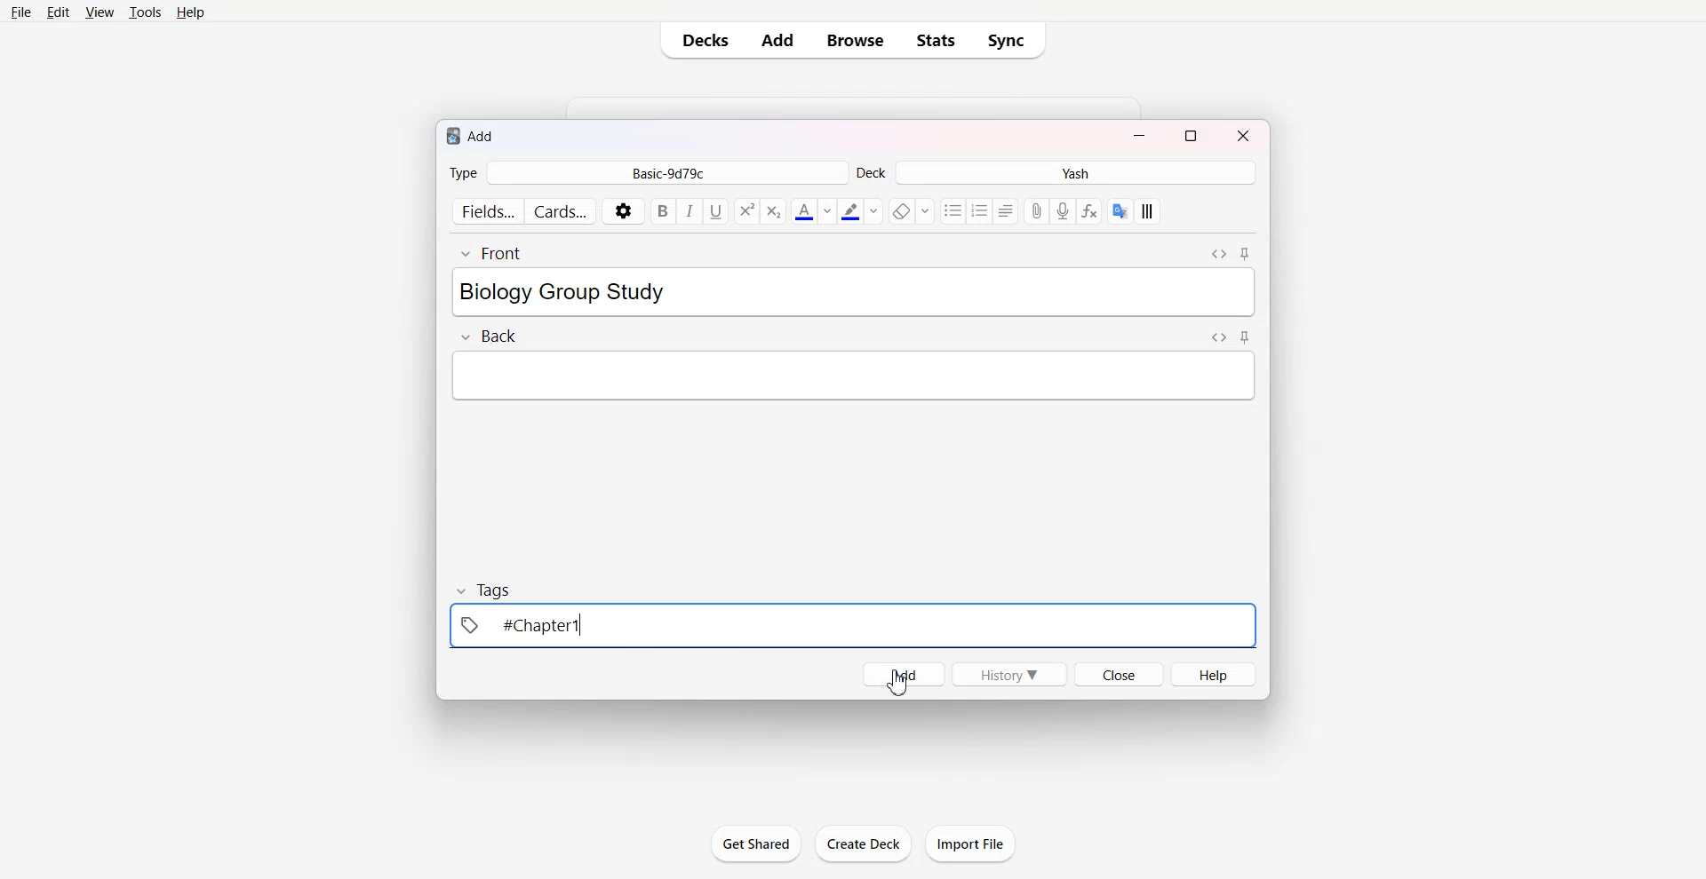  What do you see at coordinates (21, 13) in the screenshot?
I see `File` at bounding box center [21, 13].